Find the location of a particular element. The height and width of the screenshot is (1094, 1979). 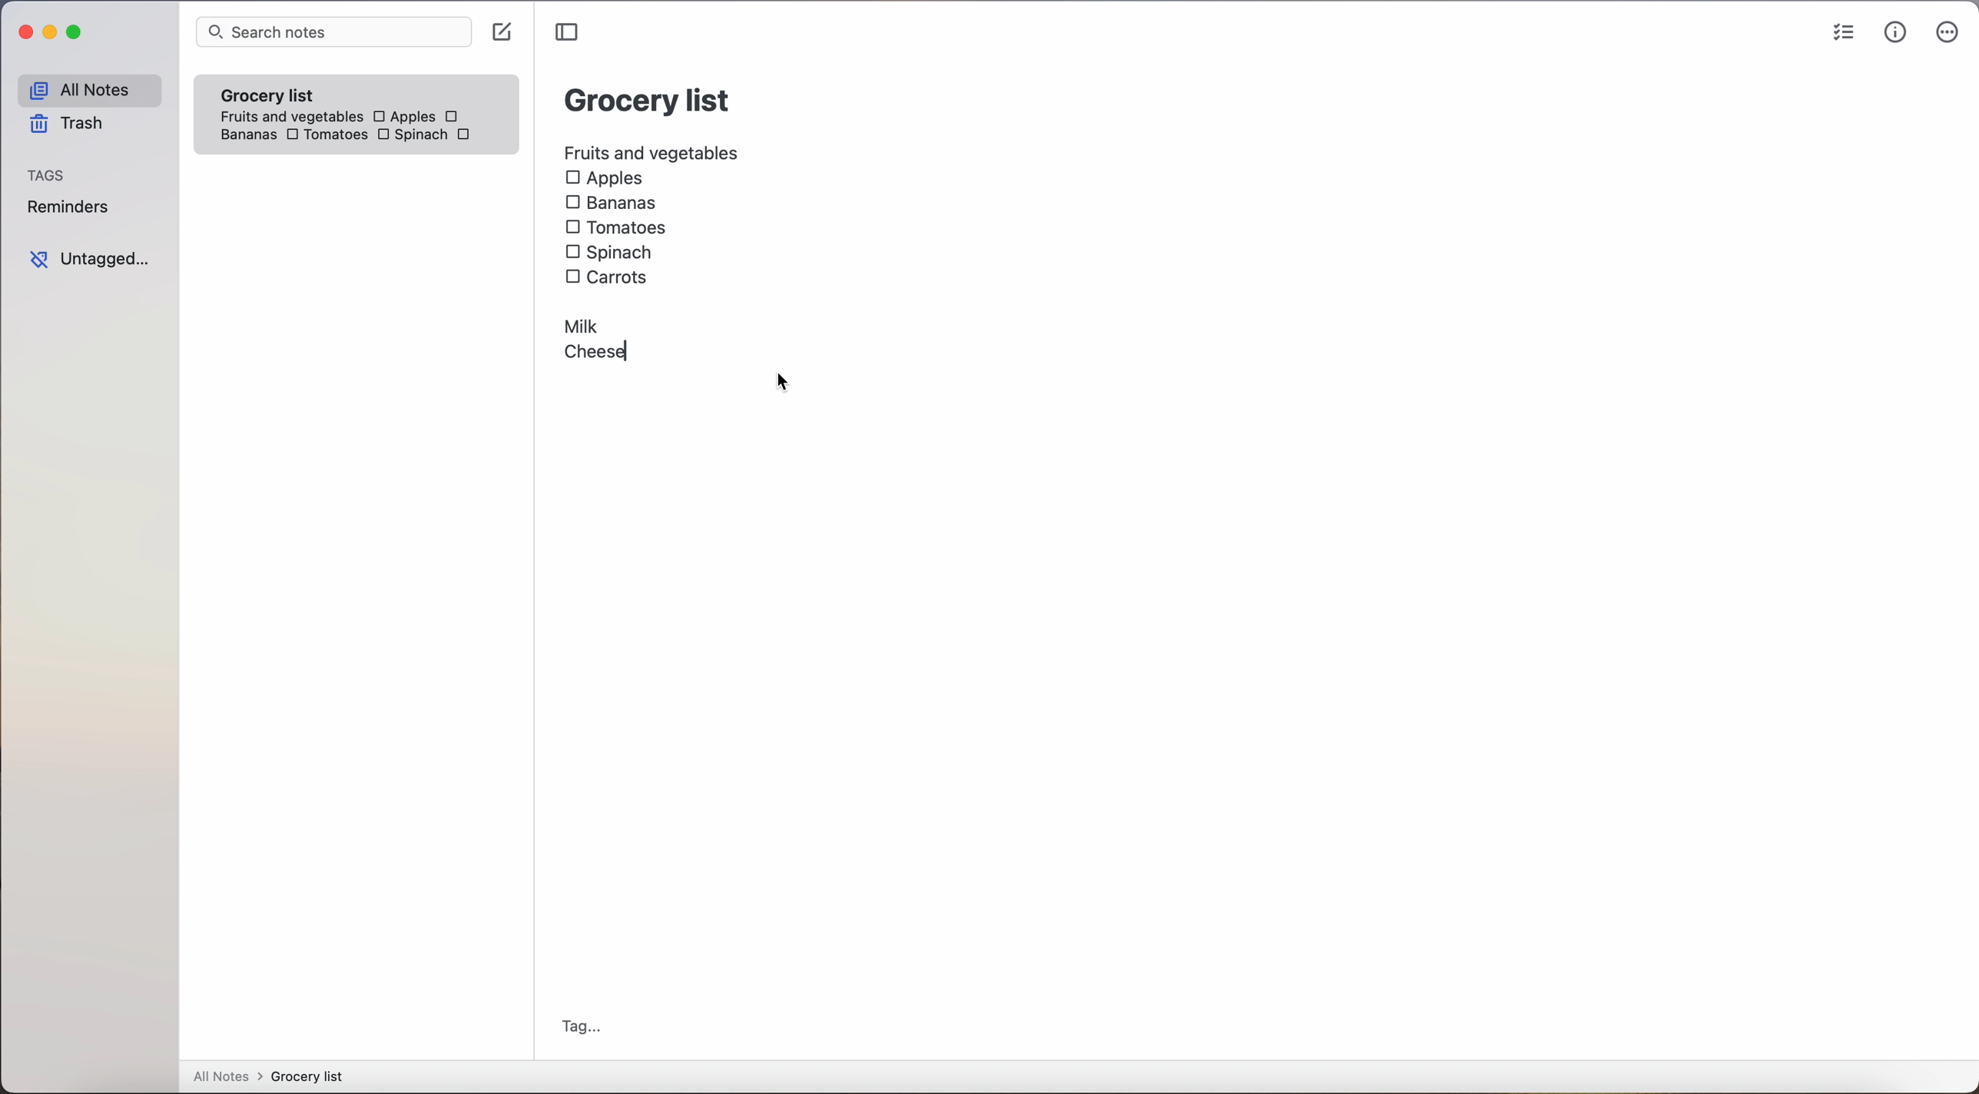

trash is located at coordinates (65, 126).